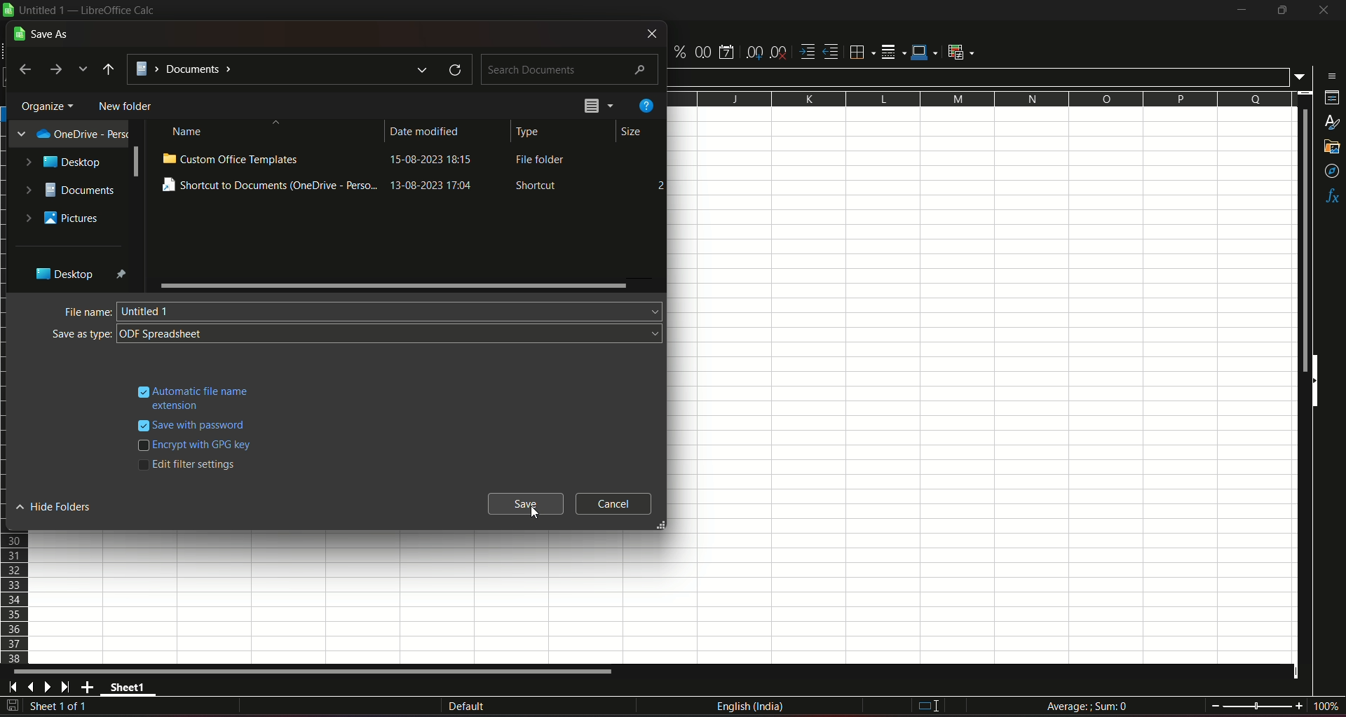 The image size is (1346, 717). I want to click on dropdown, so click(84, 70).